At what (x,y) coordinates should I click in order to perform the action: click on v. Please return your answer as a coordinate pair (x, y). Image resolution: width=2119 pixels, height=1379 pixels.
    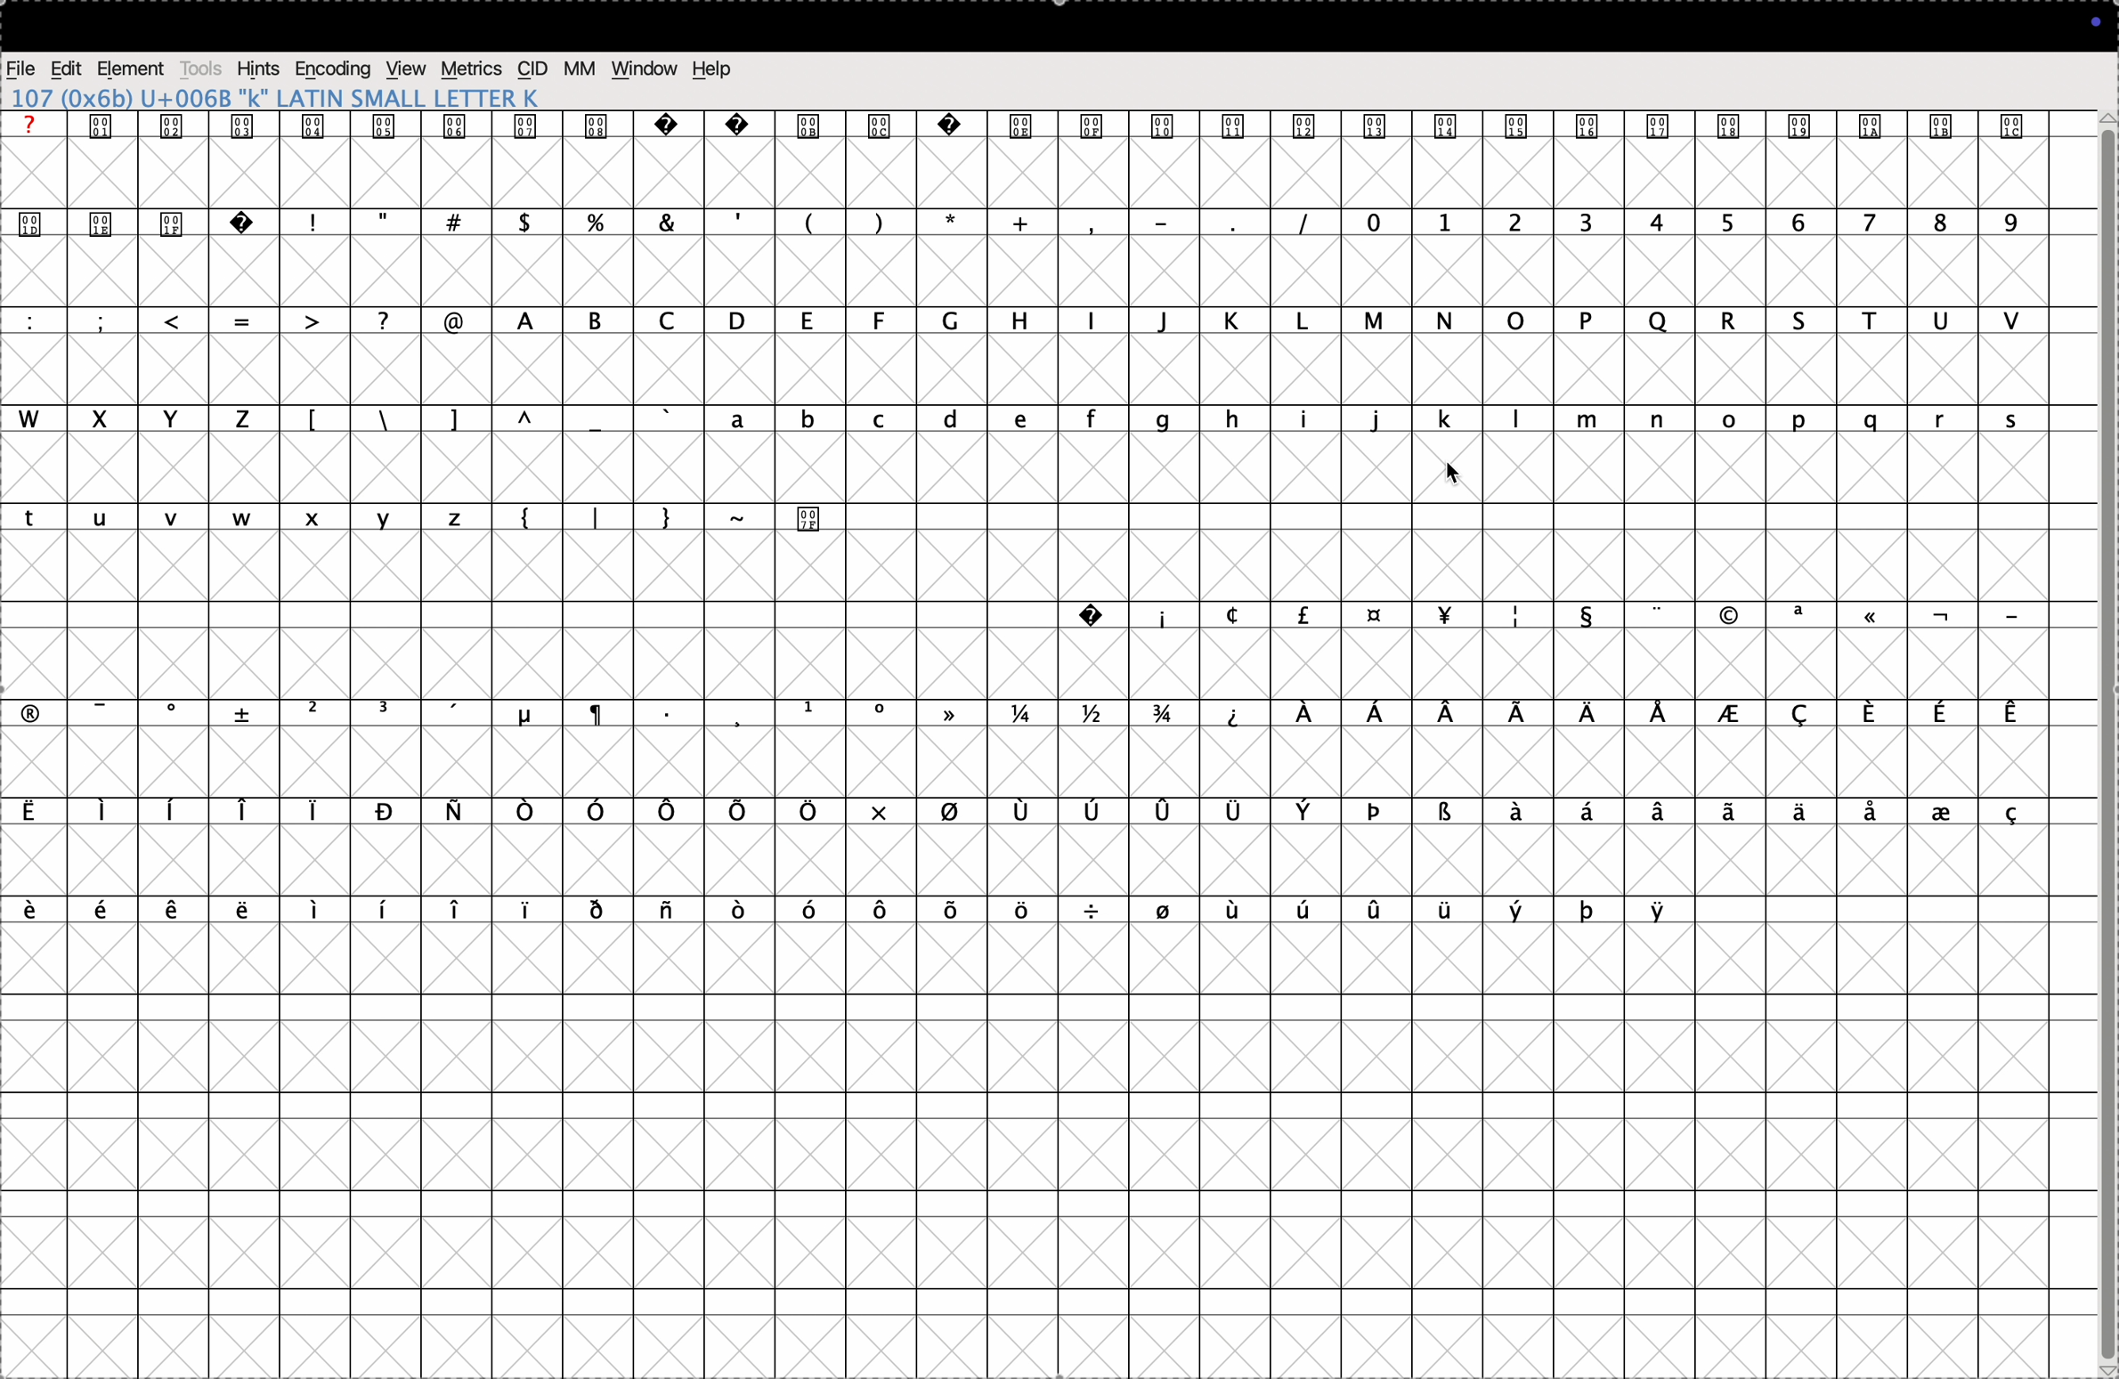
    Looking at the image, I should click on (170, 520).